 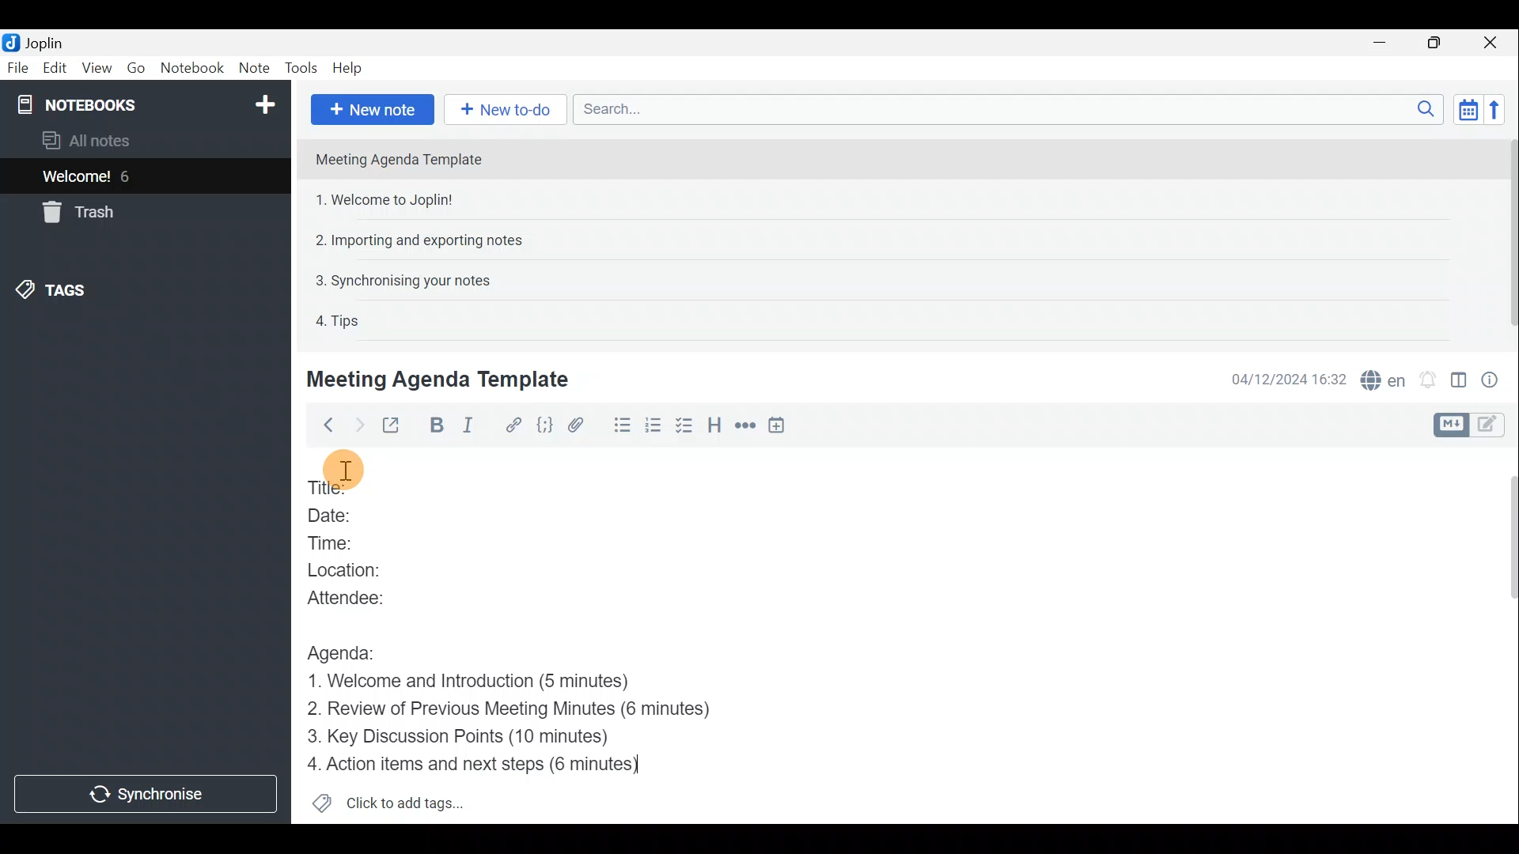 I want to click on Close, so click(x=1491, y=43).